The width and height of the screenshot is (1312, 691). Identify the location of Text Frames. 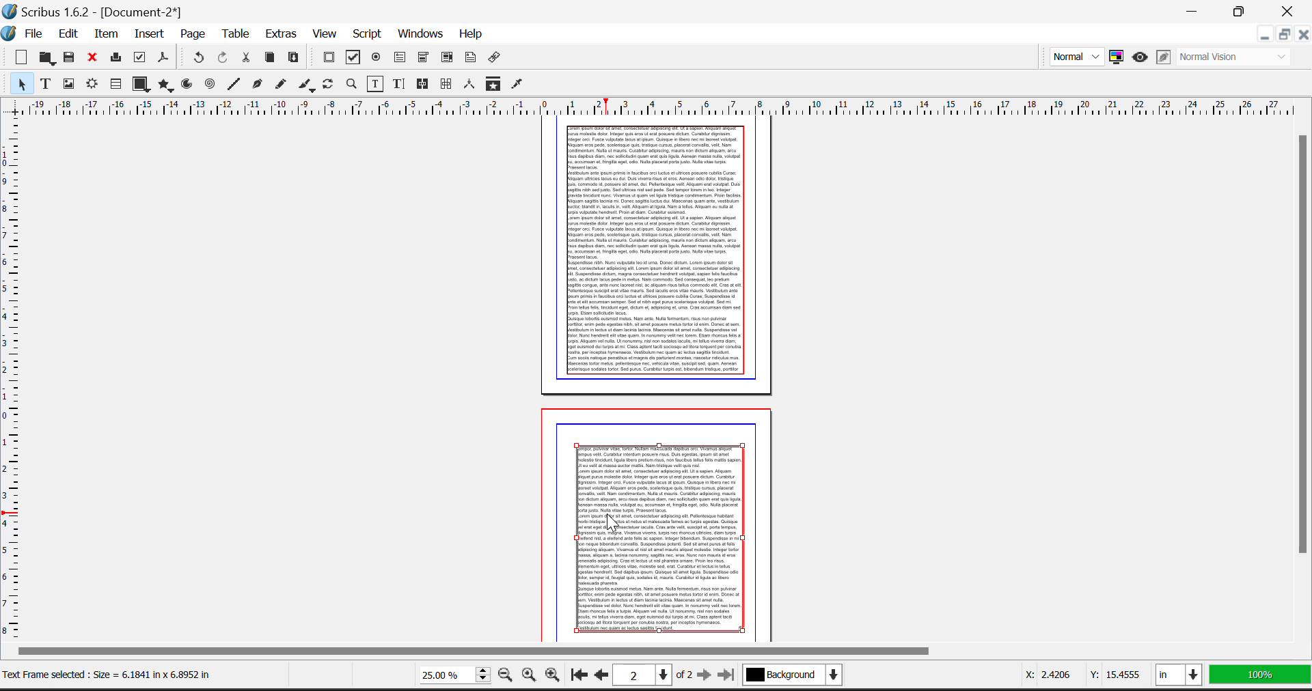
(46, 85).